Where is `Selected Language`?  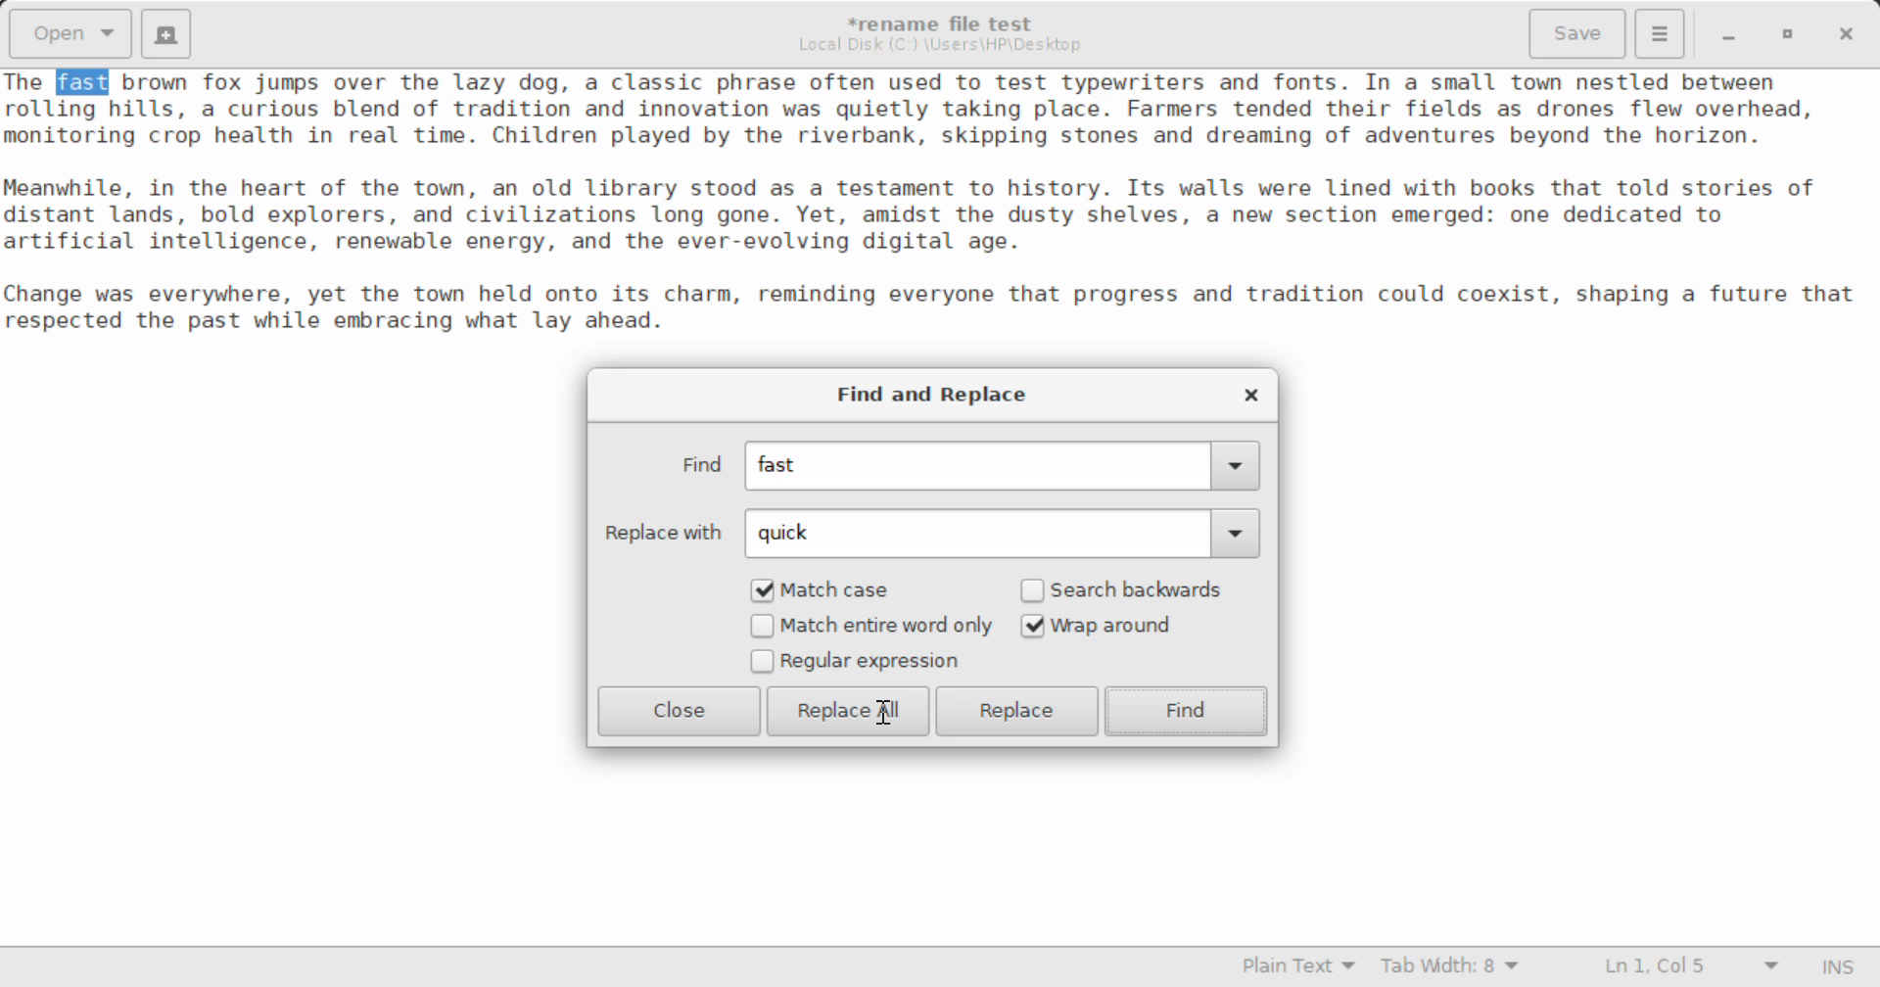
Selected Language is located at coordinates (1288, 968).